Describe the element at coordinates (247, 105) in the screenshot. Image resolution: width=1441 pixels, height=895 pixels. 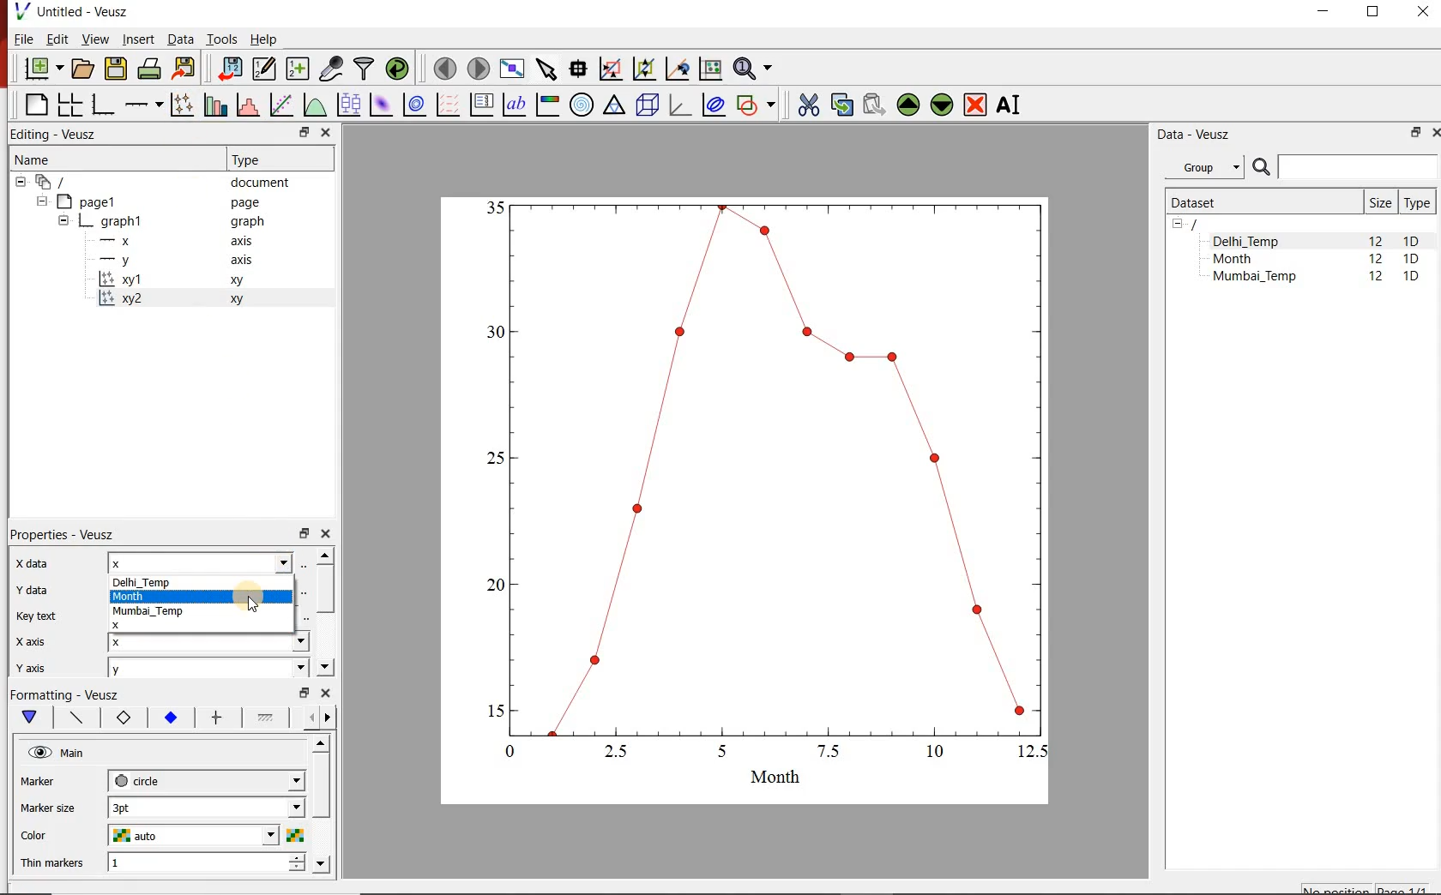
I see `histogram of a dataset` at that location.